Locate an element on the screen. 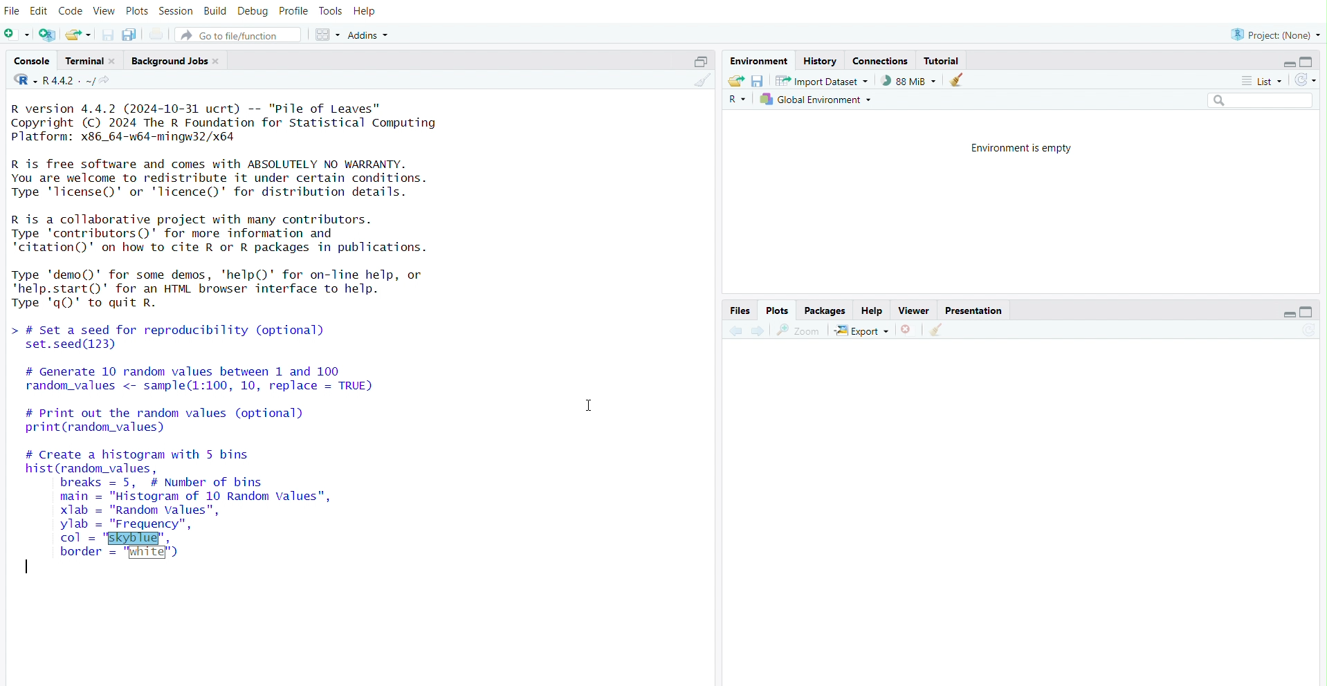 The image size is (1327, 686). load workspace is located at coordinates (734, 81).